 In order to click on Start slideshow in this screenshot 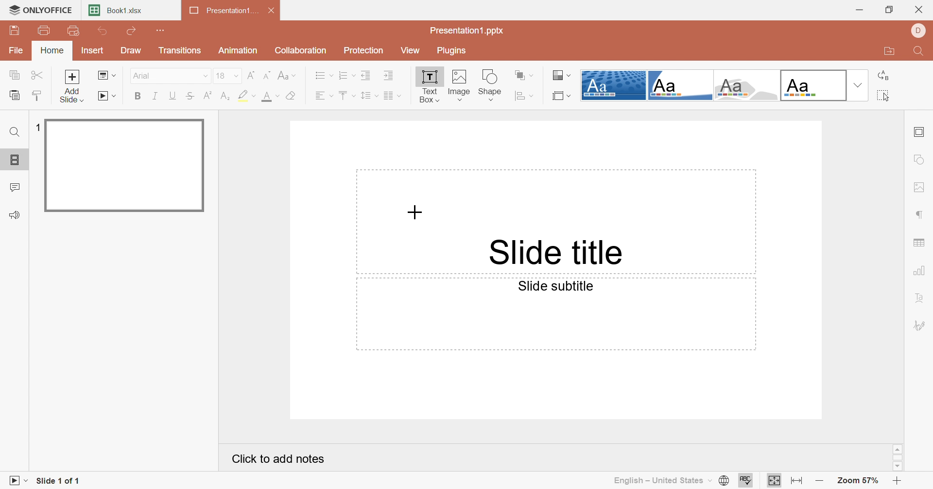, I will do `click(107, 96)`.